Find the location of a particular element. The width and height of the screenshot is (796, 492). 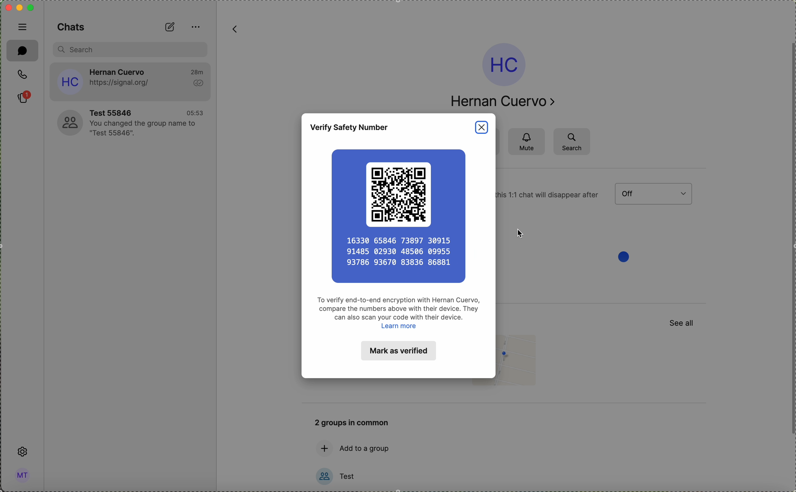

See all is located at coordinates (684, 323).